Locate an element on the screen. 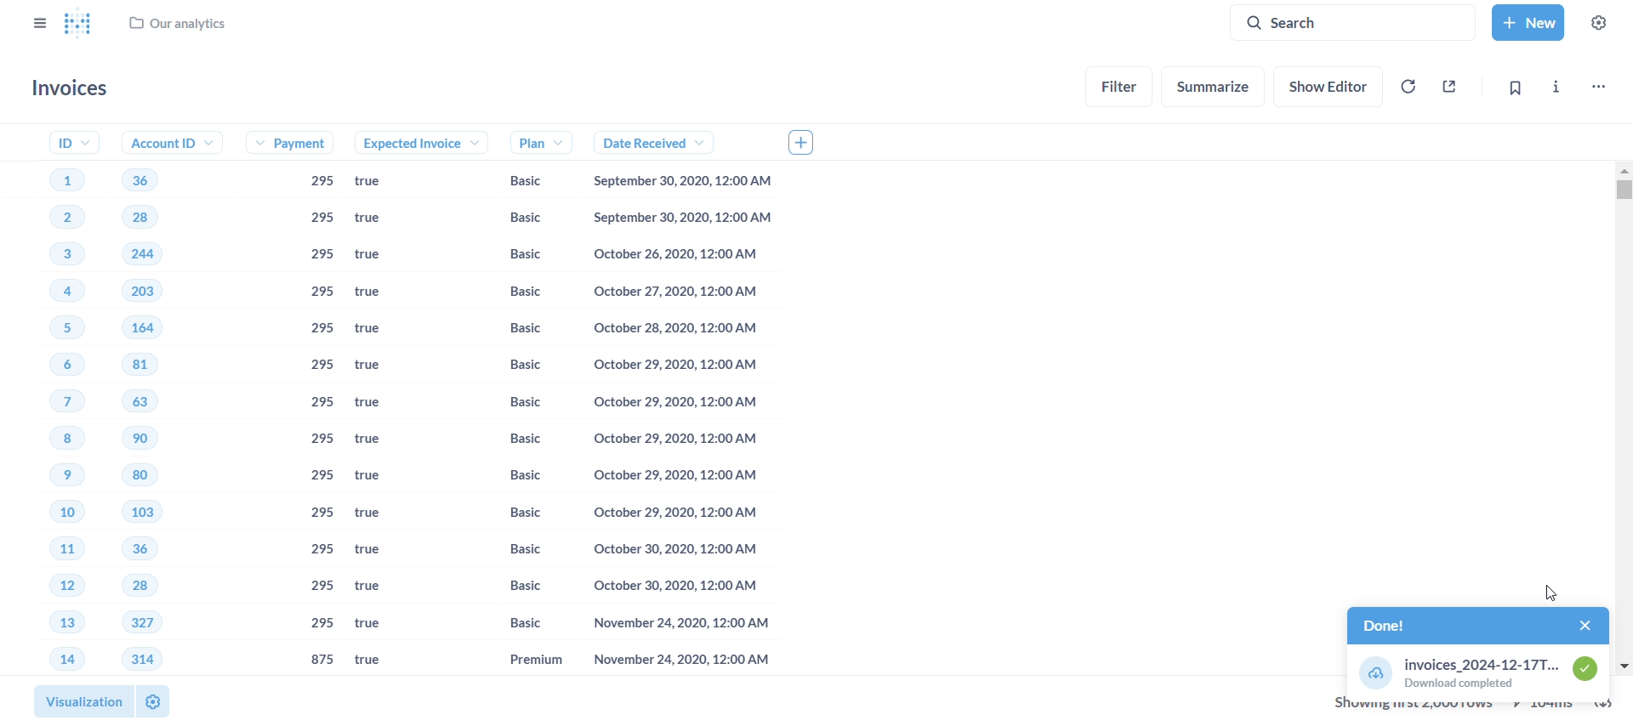 The image size is (1633, 726). done is located at coordinates (1442, 625).